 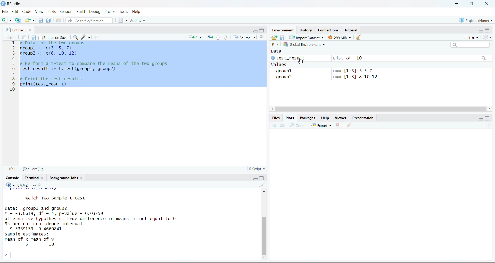 I want to click on Plots, so click(x=291, y=118).